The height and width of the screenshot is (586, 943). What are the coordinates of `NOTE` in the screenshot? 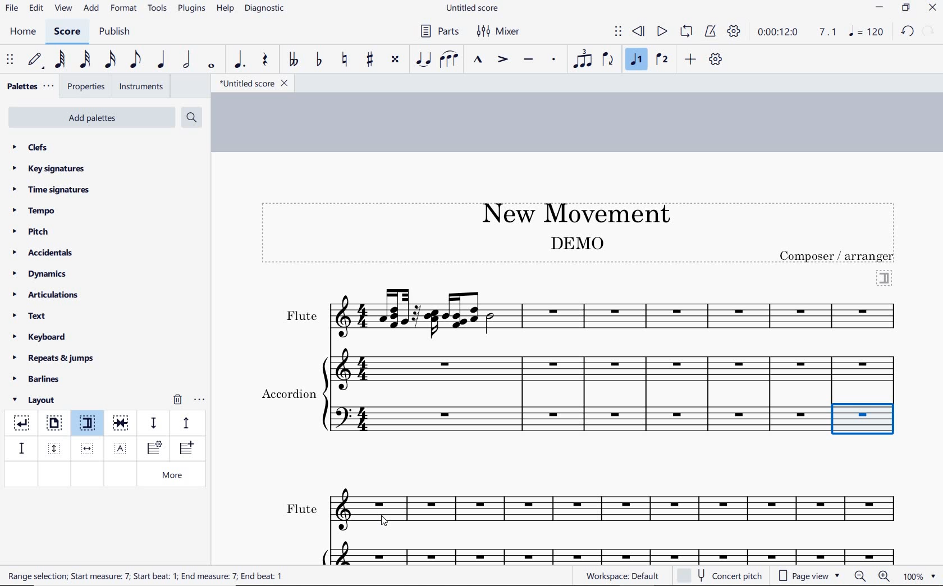 It's located at (867, 31).